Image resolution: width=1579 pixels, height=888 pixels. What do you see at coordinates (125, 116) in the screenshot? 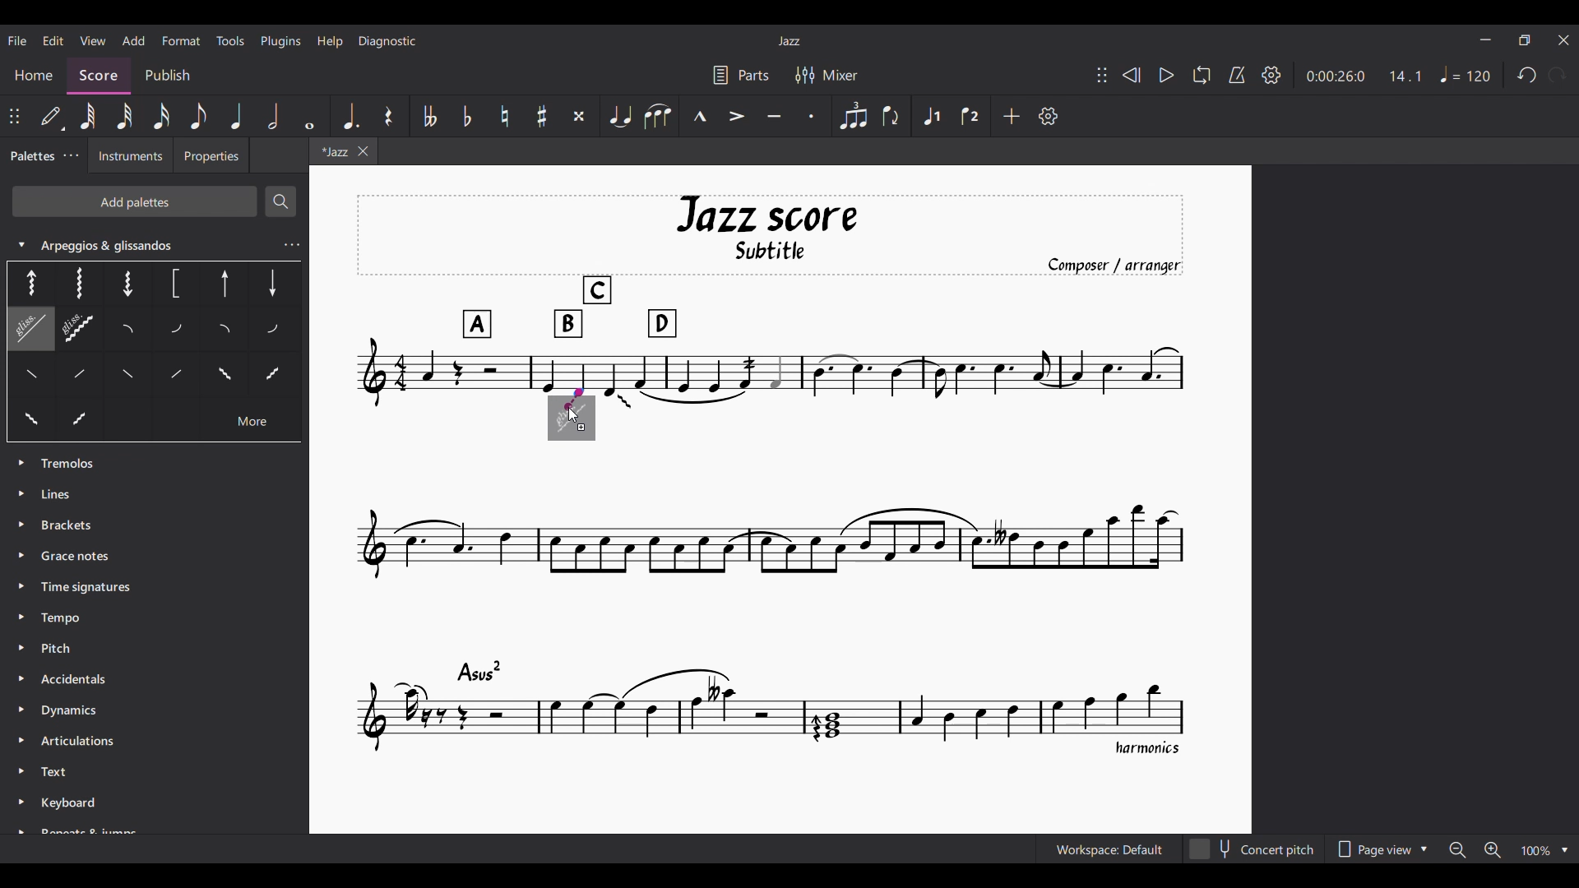
I see `32nd note` at bounding box center [125, 116].